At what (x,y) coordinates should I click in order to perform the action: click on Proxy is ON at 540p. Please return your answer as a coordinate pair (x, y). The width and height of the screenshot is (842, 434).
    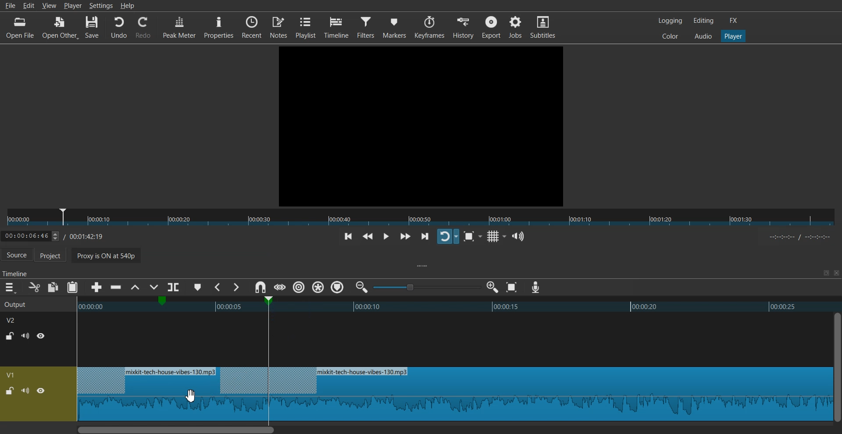
    Looking at the image, I should click on (170, 256).